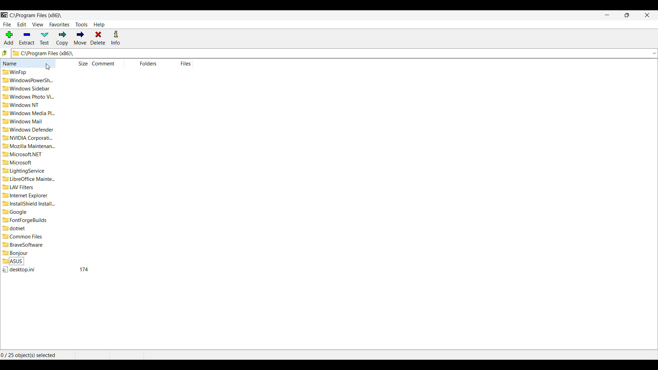 This screenshot has height=370, width=658. What do you see at coordinates (22, 24) in the screenshot?
I see `Edit menu` at bounding box center [22, 24].